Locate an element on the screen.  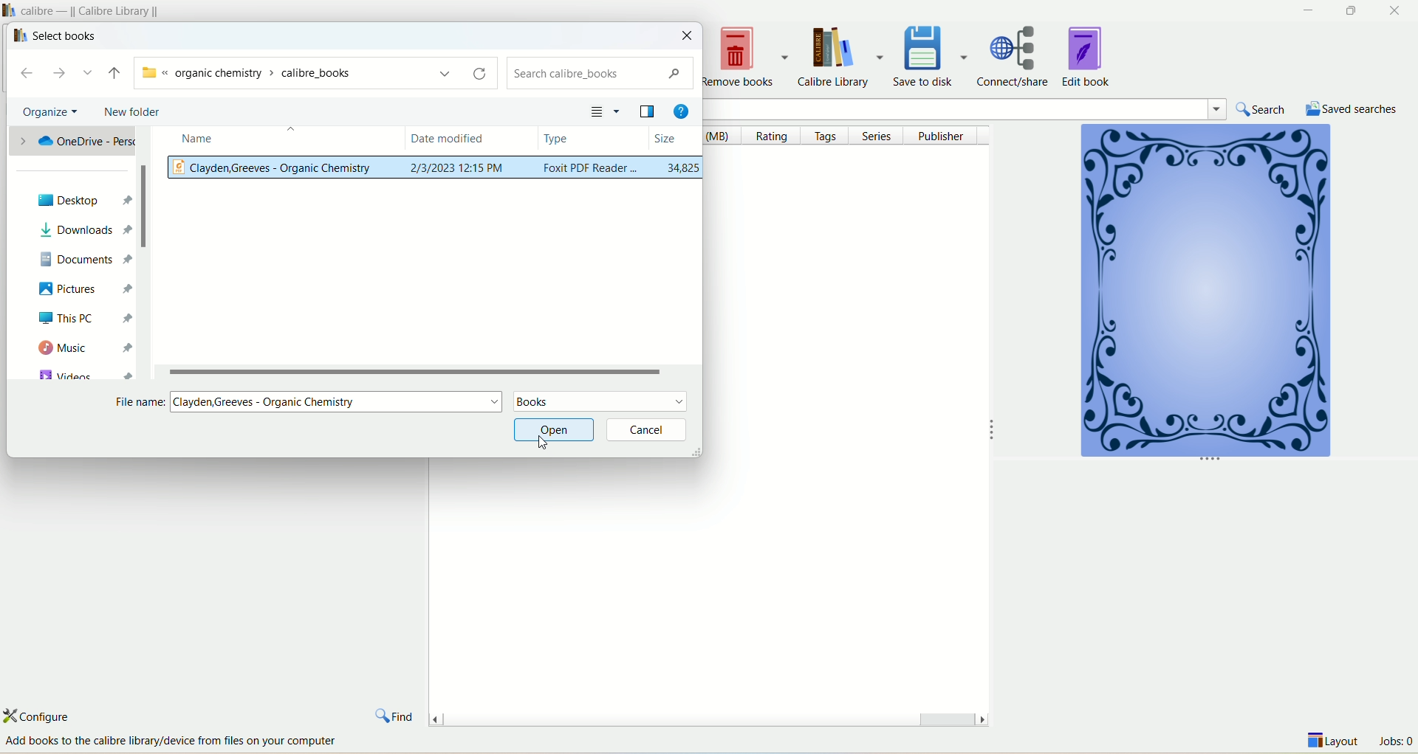
jobs is located at coordinates (1395, 743).